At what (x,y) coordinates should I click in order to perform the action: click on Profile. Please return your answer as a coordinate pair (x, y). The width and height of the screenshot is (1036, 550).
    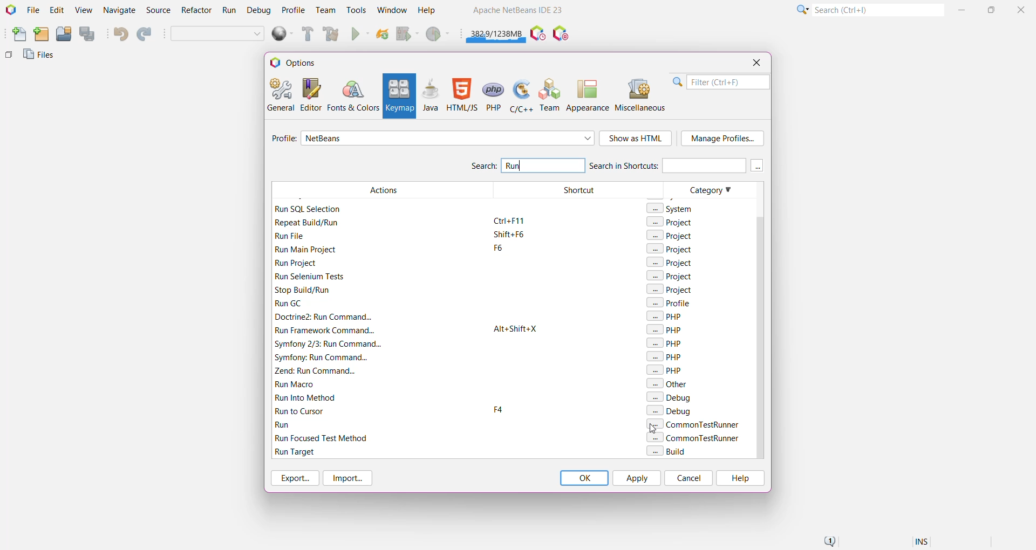
    Looking at the image, I should click on (282, 140).